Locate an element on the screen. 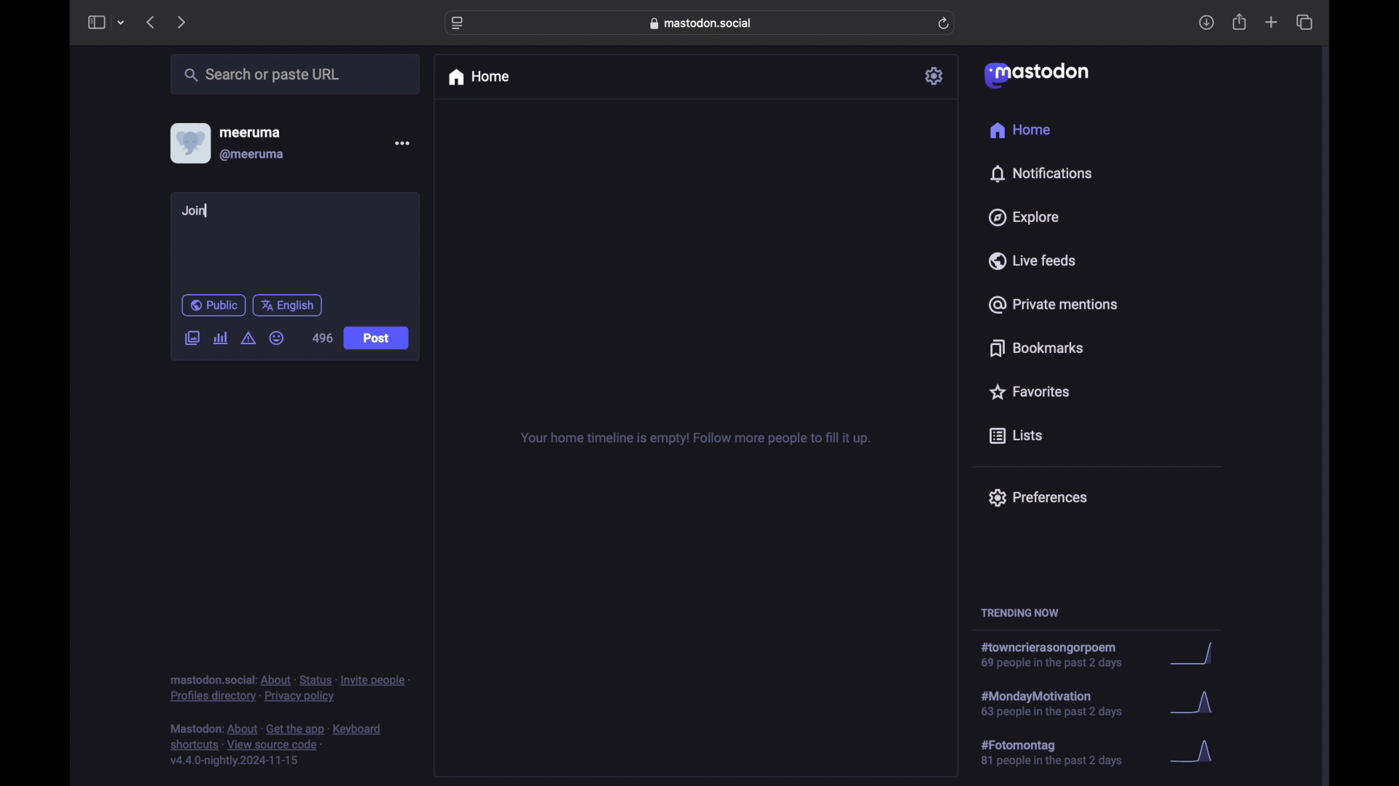  show tab overview is located at coordinates (1304, 23).